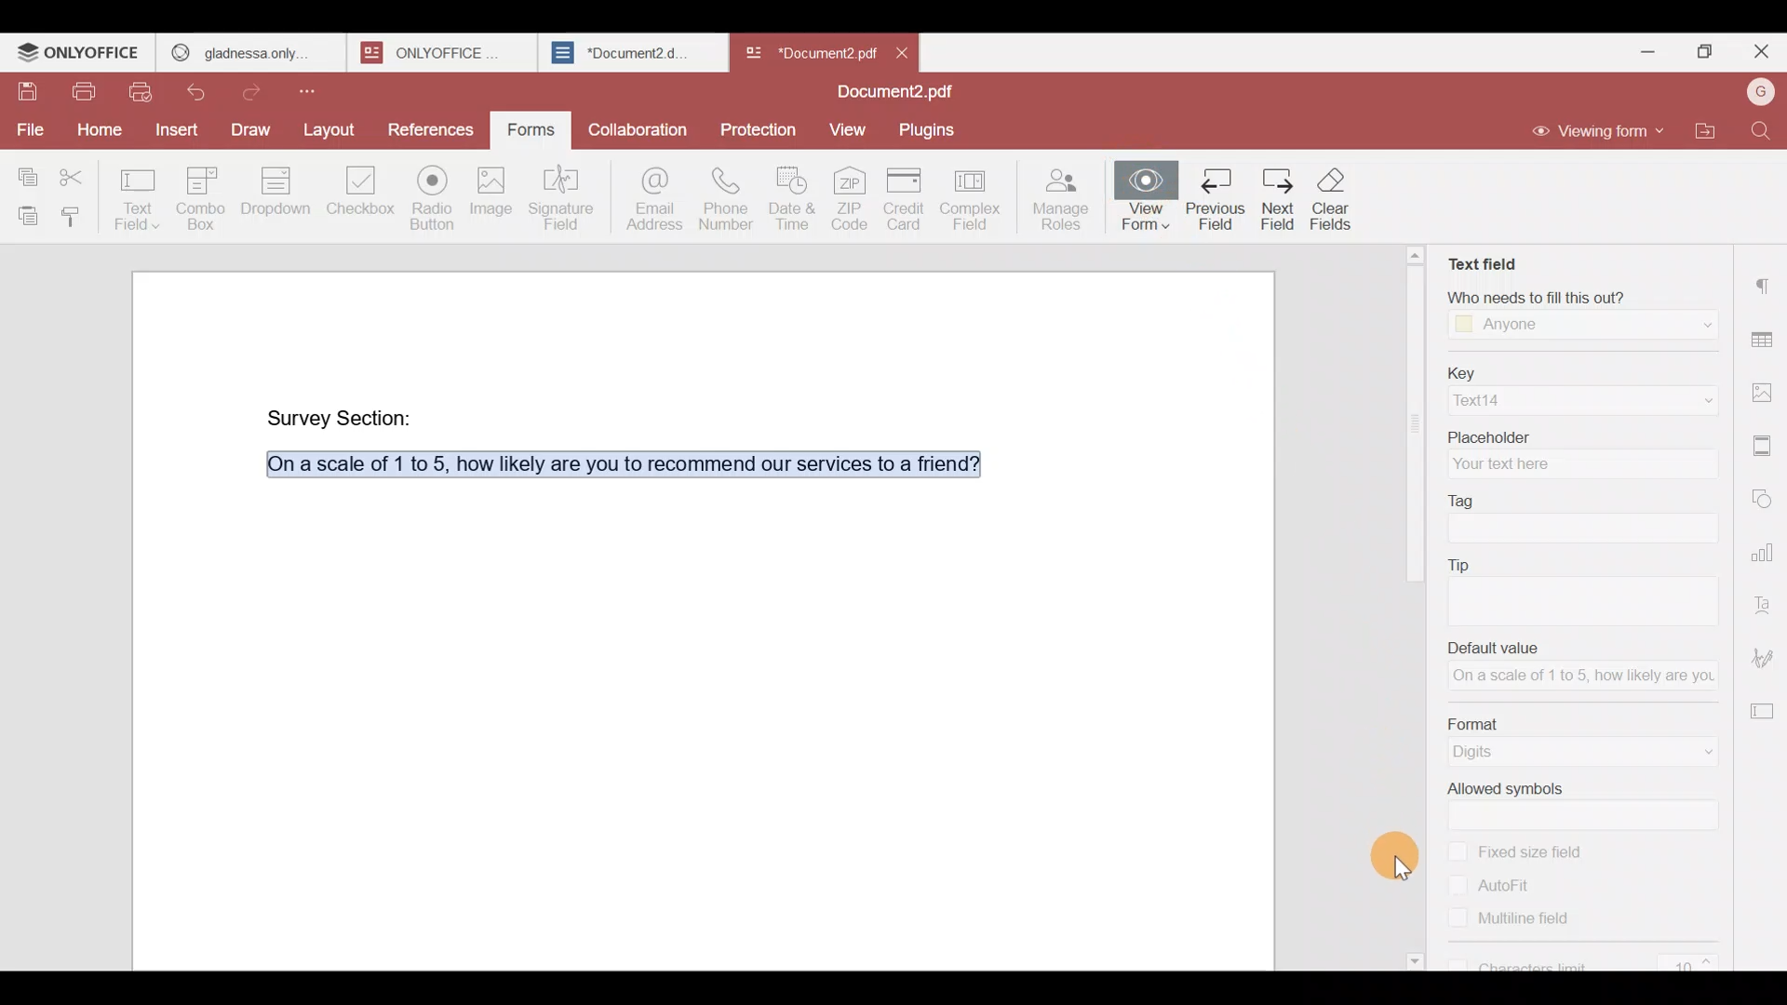 The width and height of the screenshot is (1787, 1005). Describe the element at coordinates (1579, 400) in the screenshot. I see `Text14` at that location.